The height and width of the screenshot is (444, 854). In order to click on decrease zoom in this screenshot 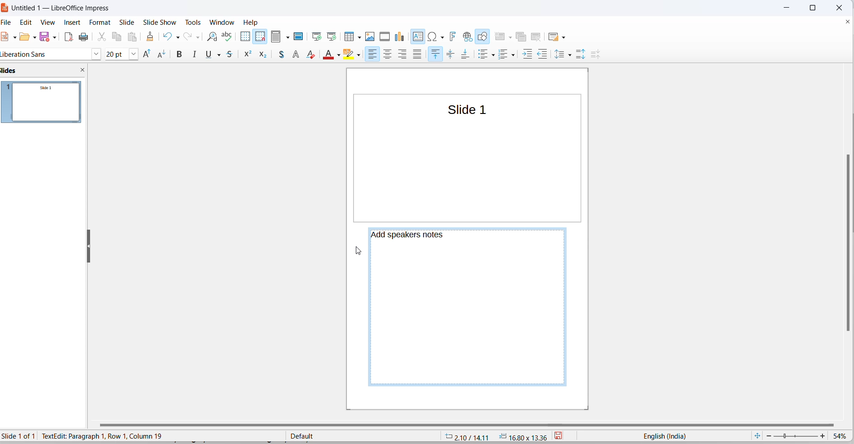, I will do `click(768, 435)`.